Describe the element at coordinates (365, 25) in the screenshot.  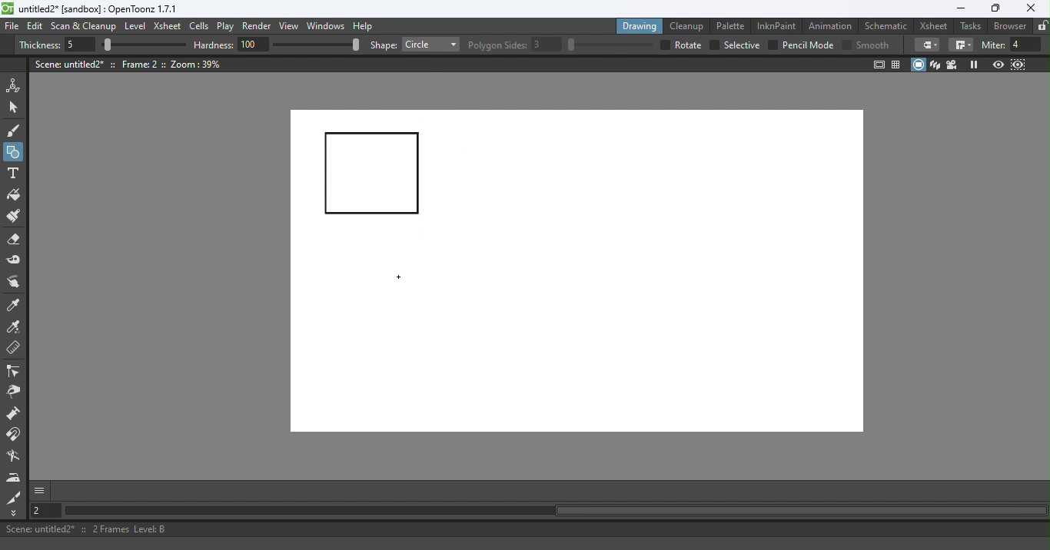
I see `Help` at that location.